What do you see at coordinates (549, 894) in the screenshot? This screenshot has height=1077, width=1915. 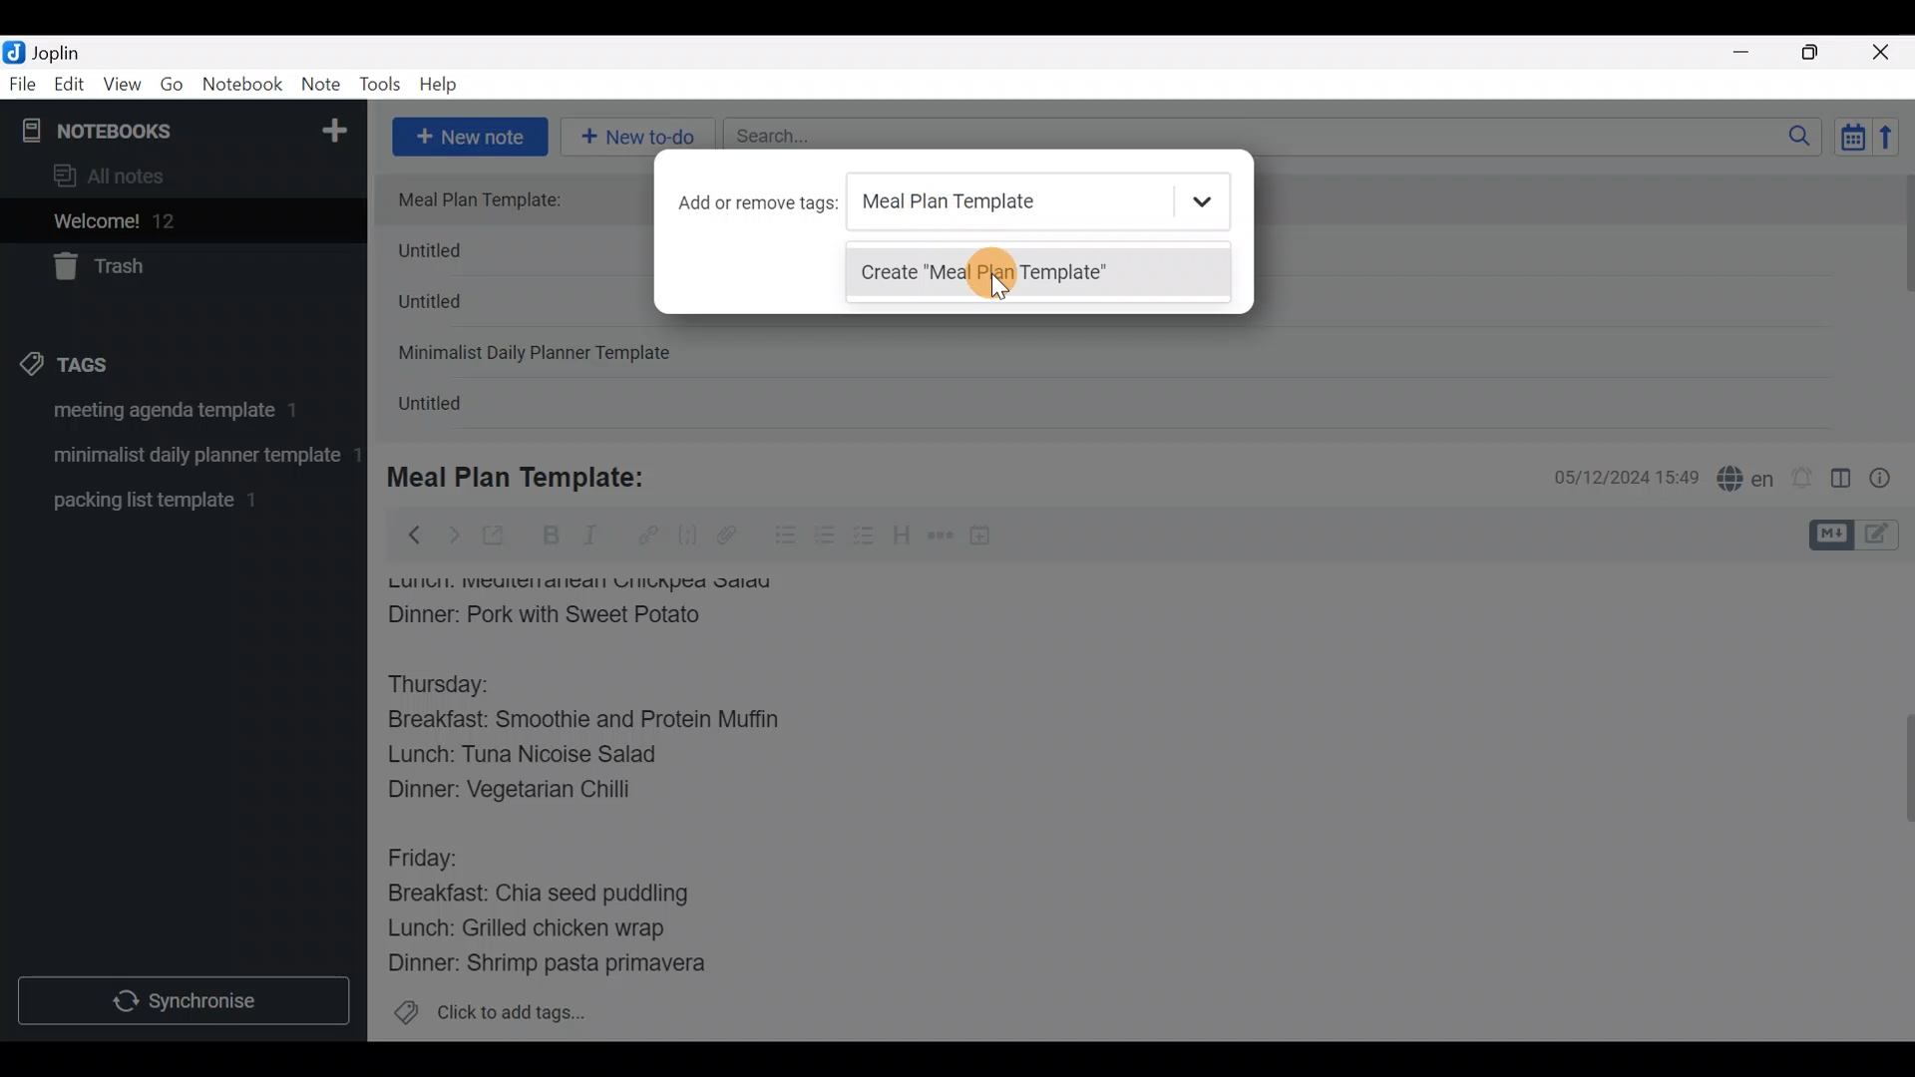 I see `Breakfast: Chia seed puddling` at bounding box center [549, 894].